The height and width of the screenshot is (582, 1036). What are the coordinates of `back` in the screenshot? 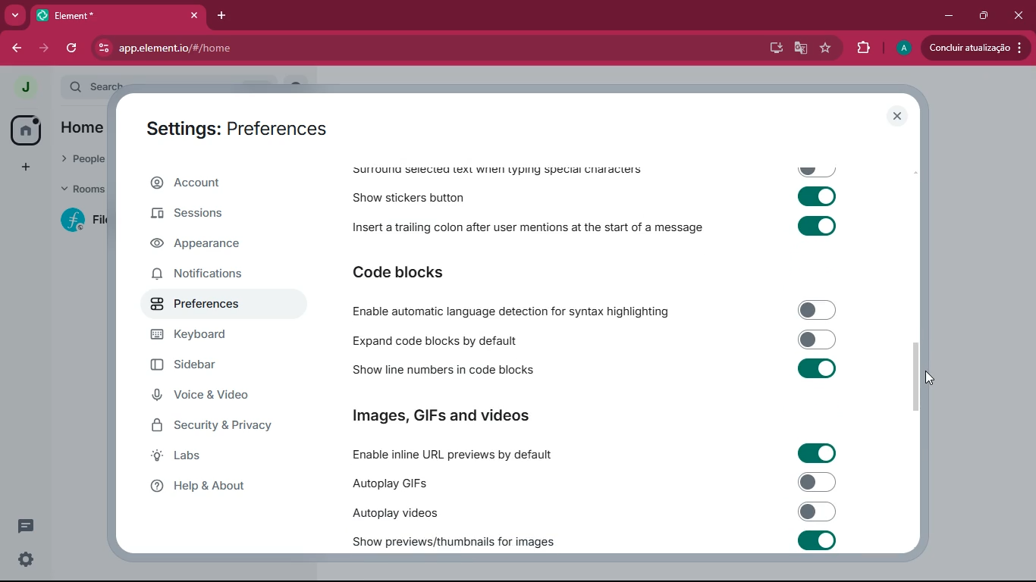 It's located at (16, 49).